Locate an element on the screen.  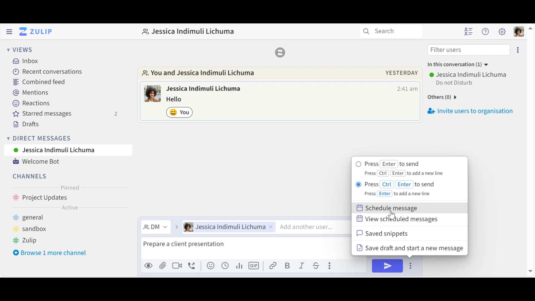
Drafts is located at coordinates (30, 125).